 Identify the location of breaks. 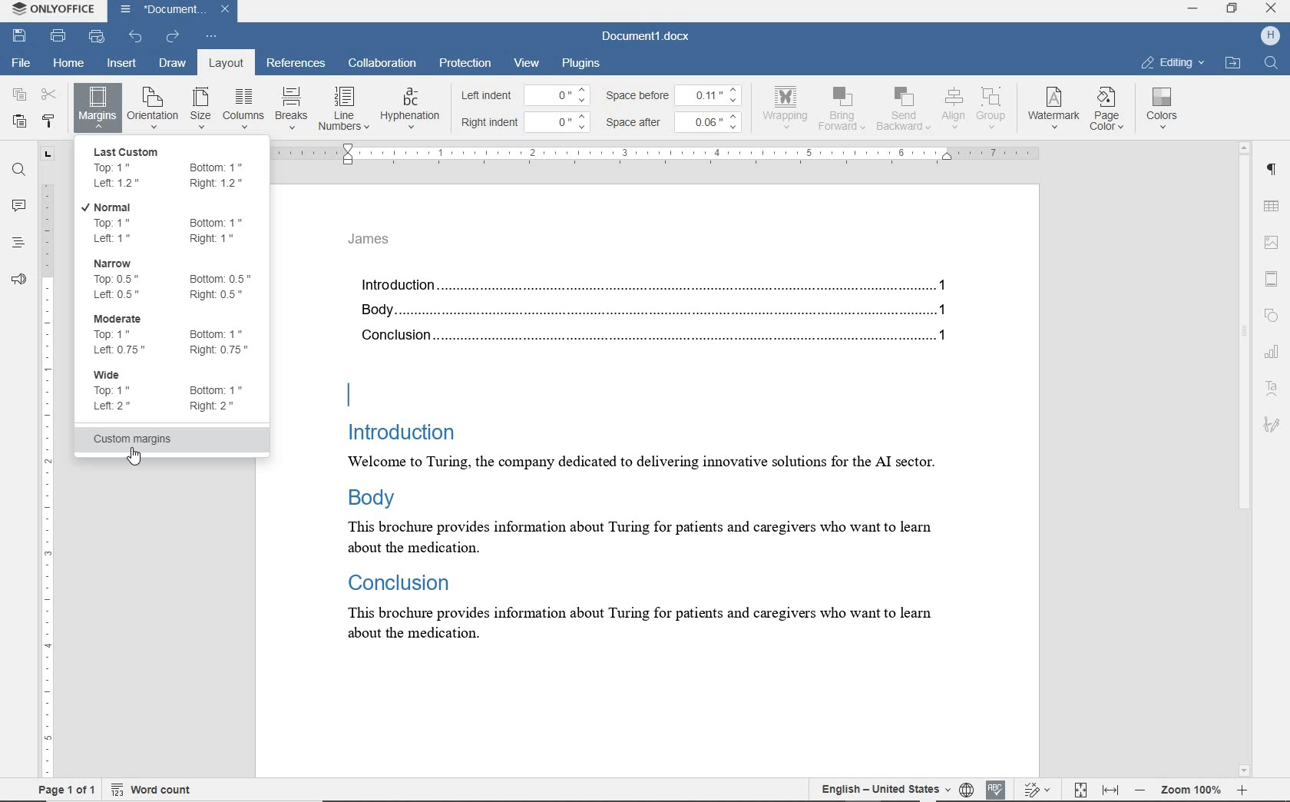
(289, 108).